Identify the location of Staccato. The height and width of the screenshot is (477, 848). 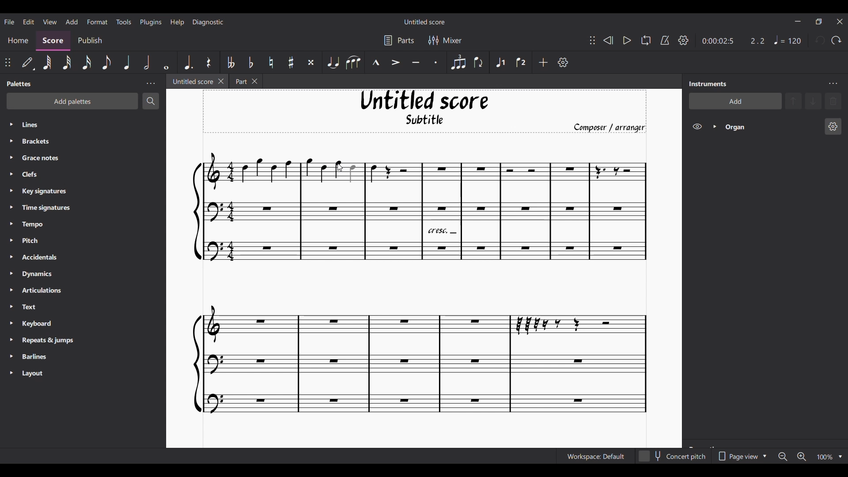
(436, 62).